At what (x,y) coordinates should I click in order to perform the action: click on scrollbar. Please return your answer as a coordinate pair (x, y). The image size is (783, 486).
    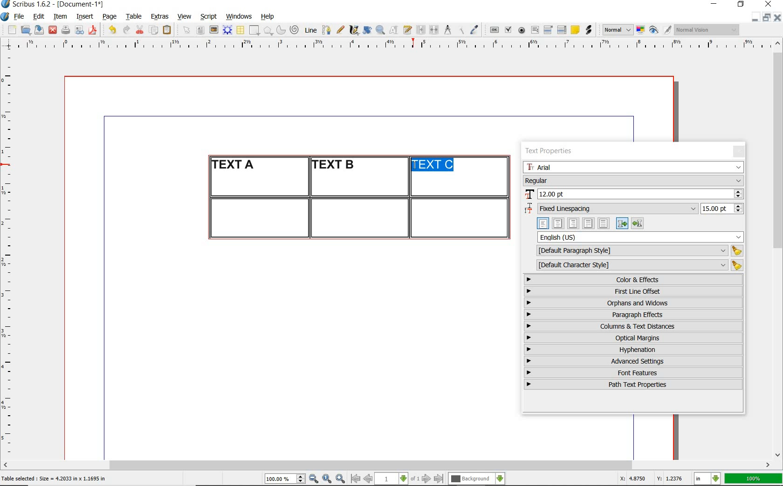
    Looking at the image, I should click on (387, 466).